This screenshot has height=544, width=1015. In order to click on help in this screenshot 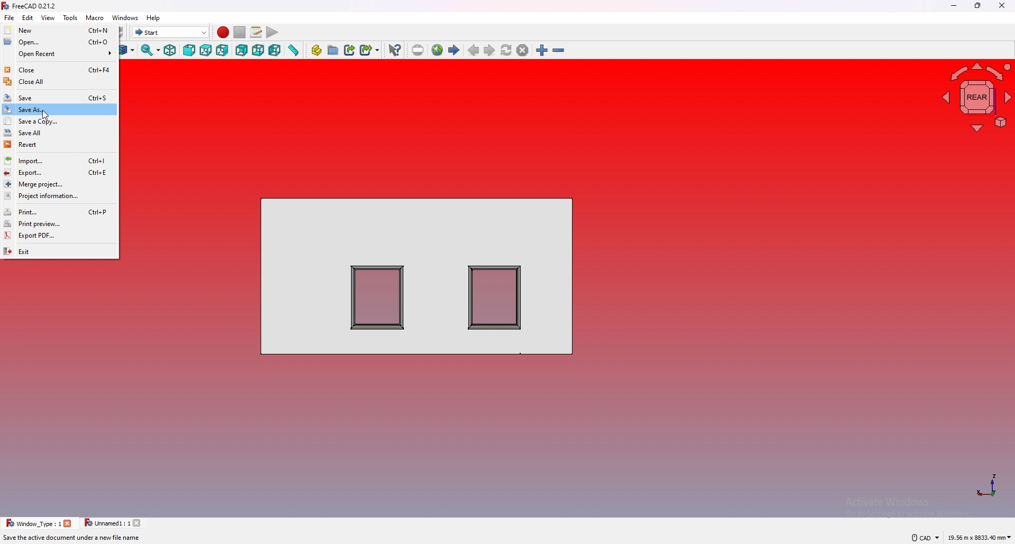, I will do `click(154, 18)`.